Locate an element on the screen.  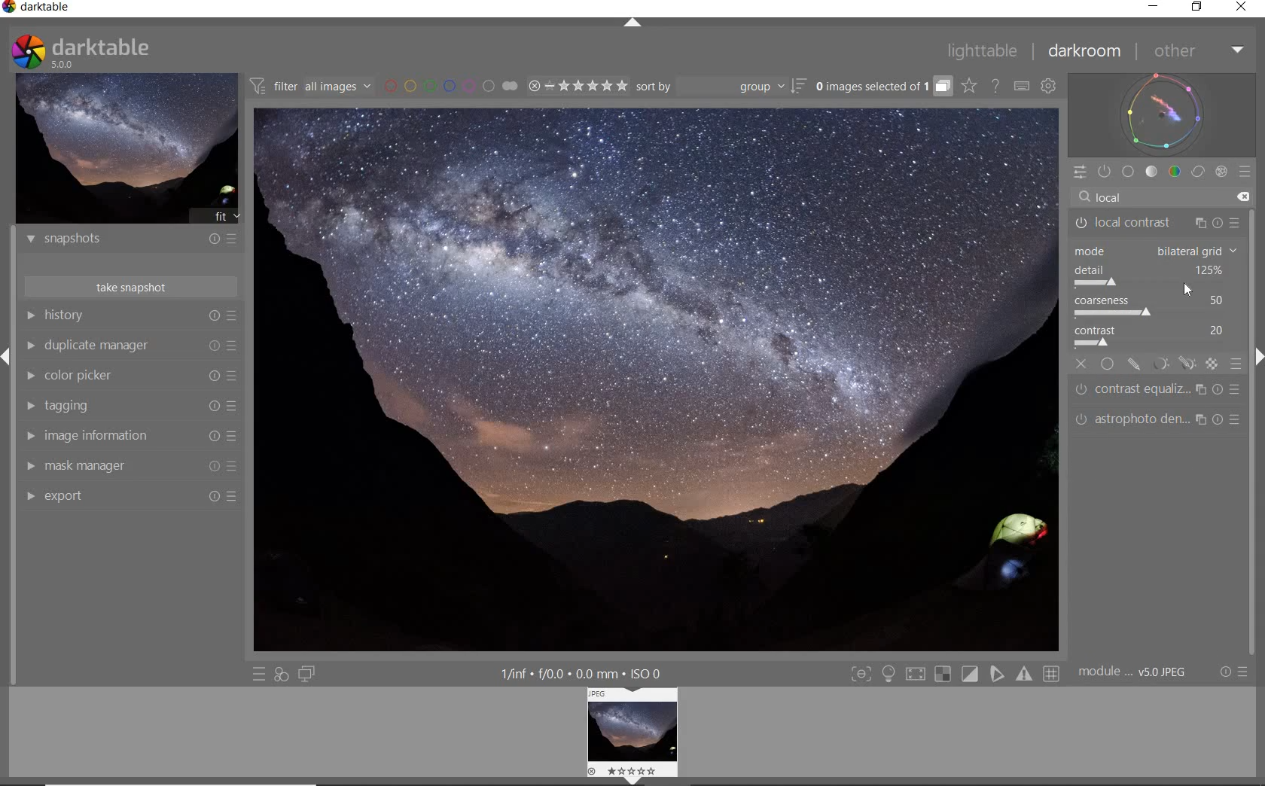
local contrast is located at coordinates (1134, 223).